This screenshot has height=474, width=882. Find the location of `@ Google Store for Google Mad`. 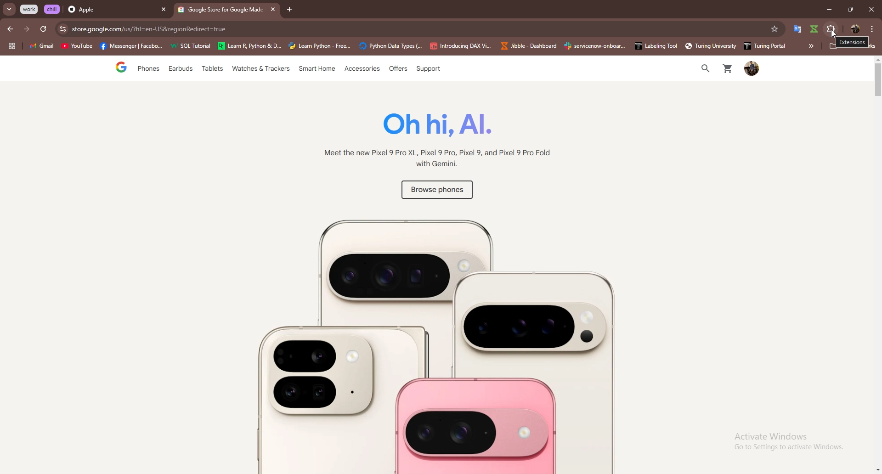

@ Google Store for Google Mad is located at coordinates (220, 11).